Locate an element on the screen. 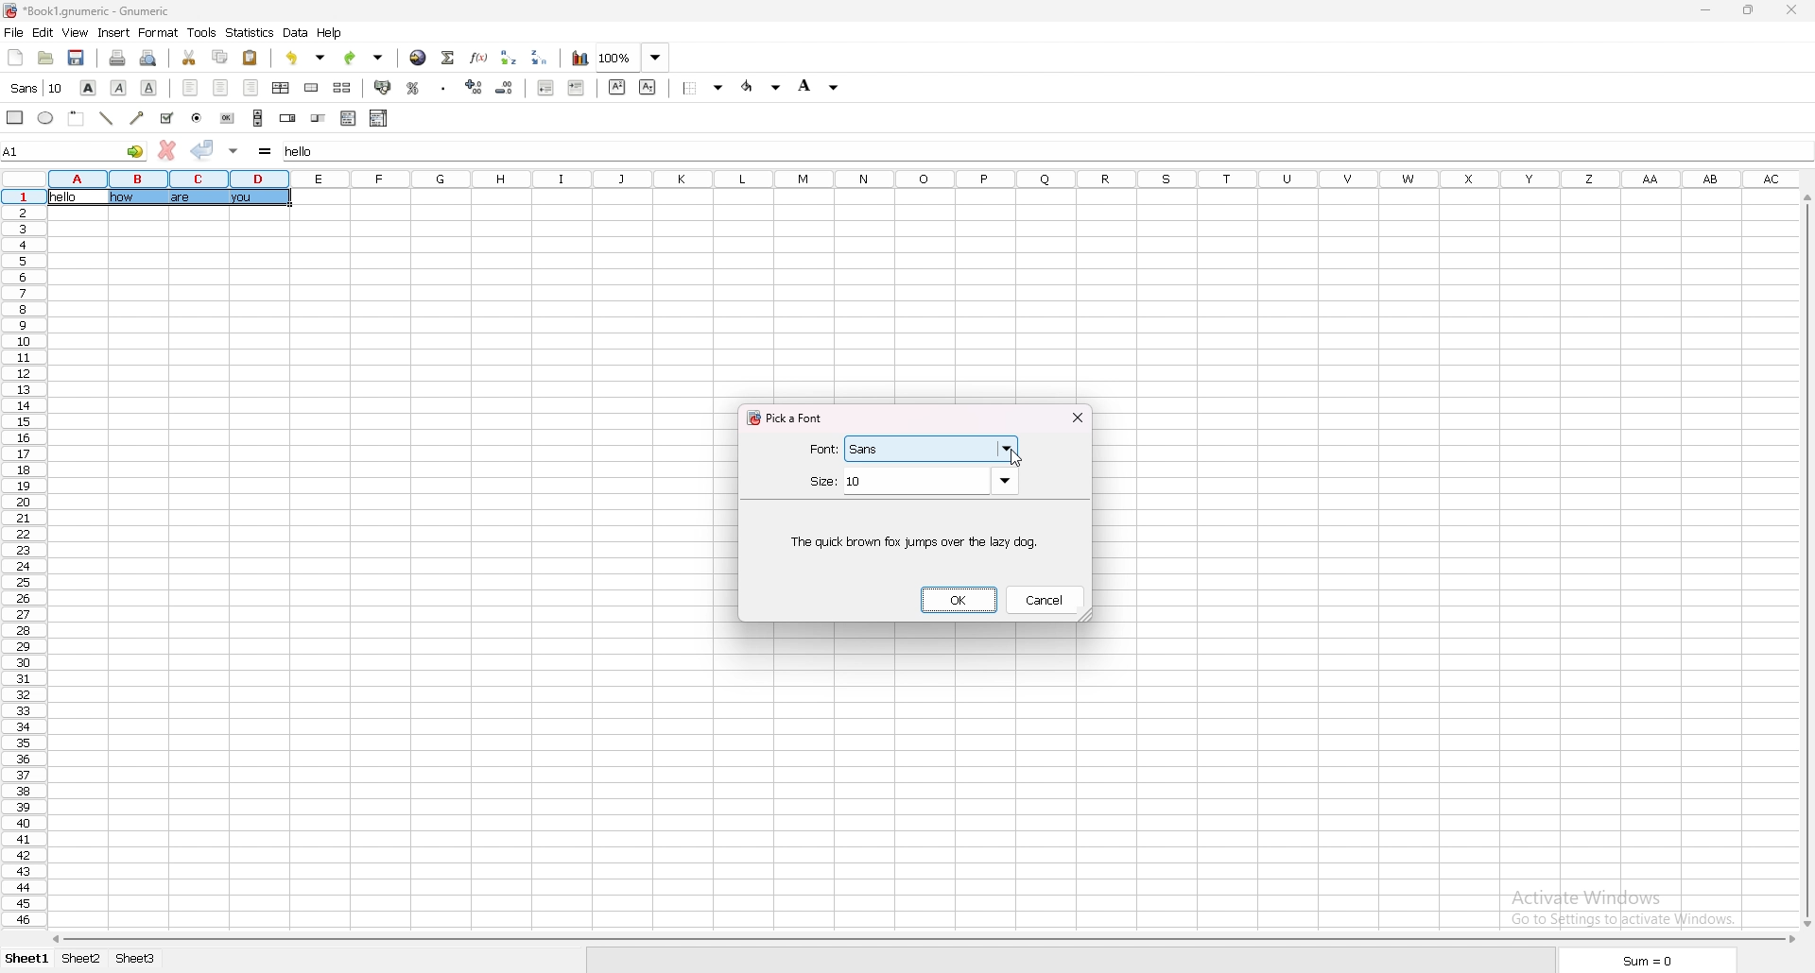 The width and height of the screenshot is (1815, 973). tools is located at coordinates (202, 32).